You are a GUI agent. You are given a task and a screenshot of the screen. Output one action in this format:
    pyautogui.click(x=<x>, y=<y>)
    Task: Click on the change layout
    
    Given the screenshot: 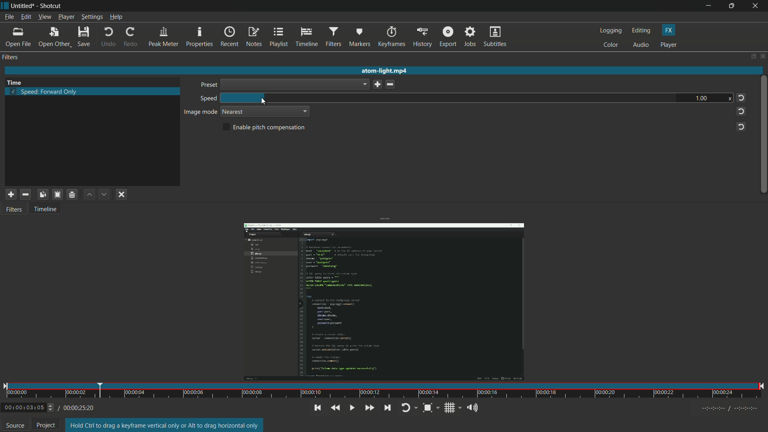 What is the action you would take?
    pyautogui.click(x=752, y=56)
    